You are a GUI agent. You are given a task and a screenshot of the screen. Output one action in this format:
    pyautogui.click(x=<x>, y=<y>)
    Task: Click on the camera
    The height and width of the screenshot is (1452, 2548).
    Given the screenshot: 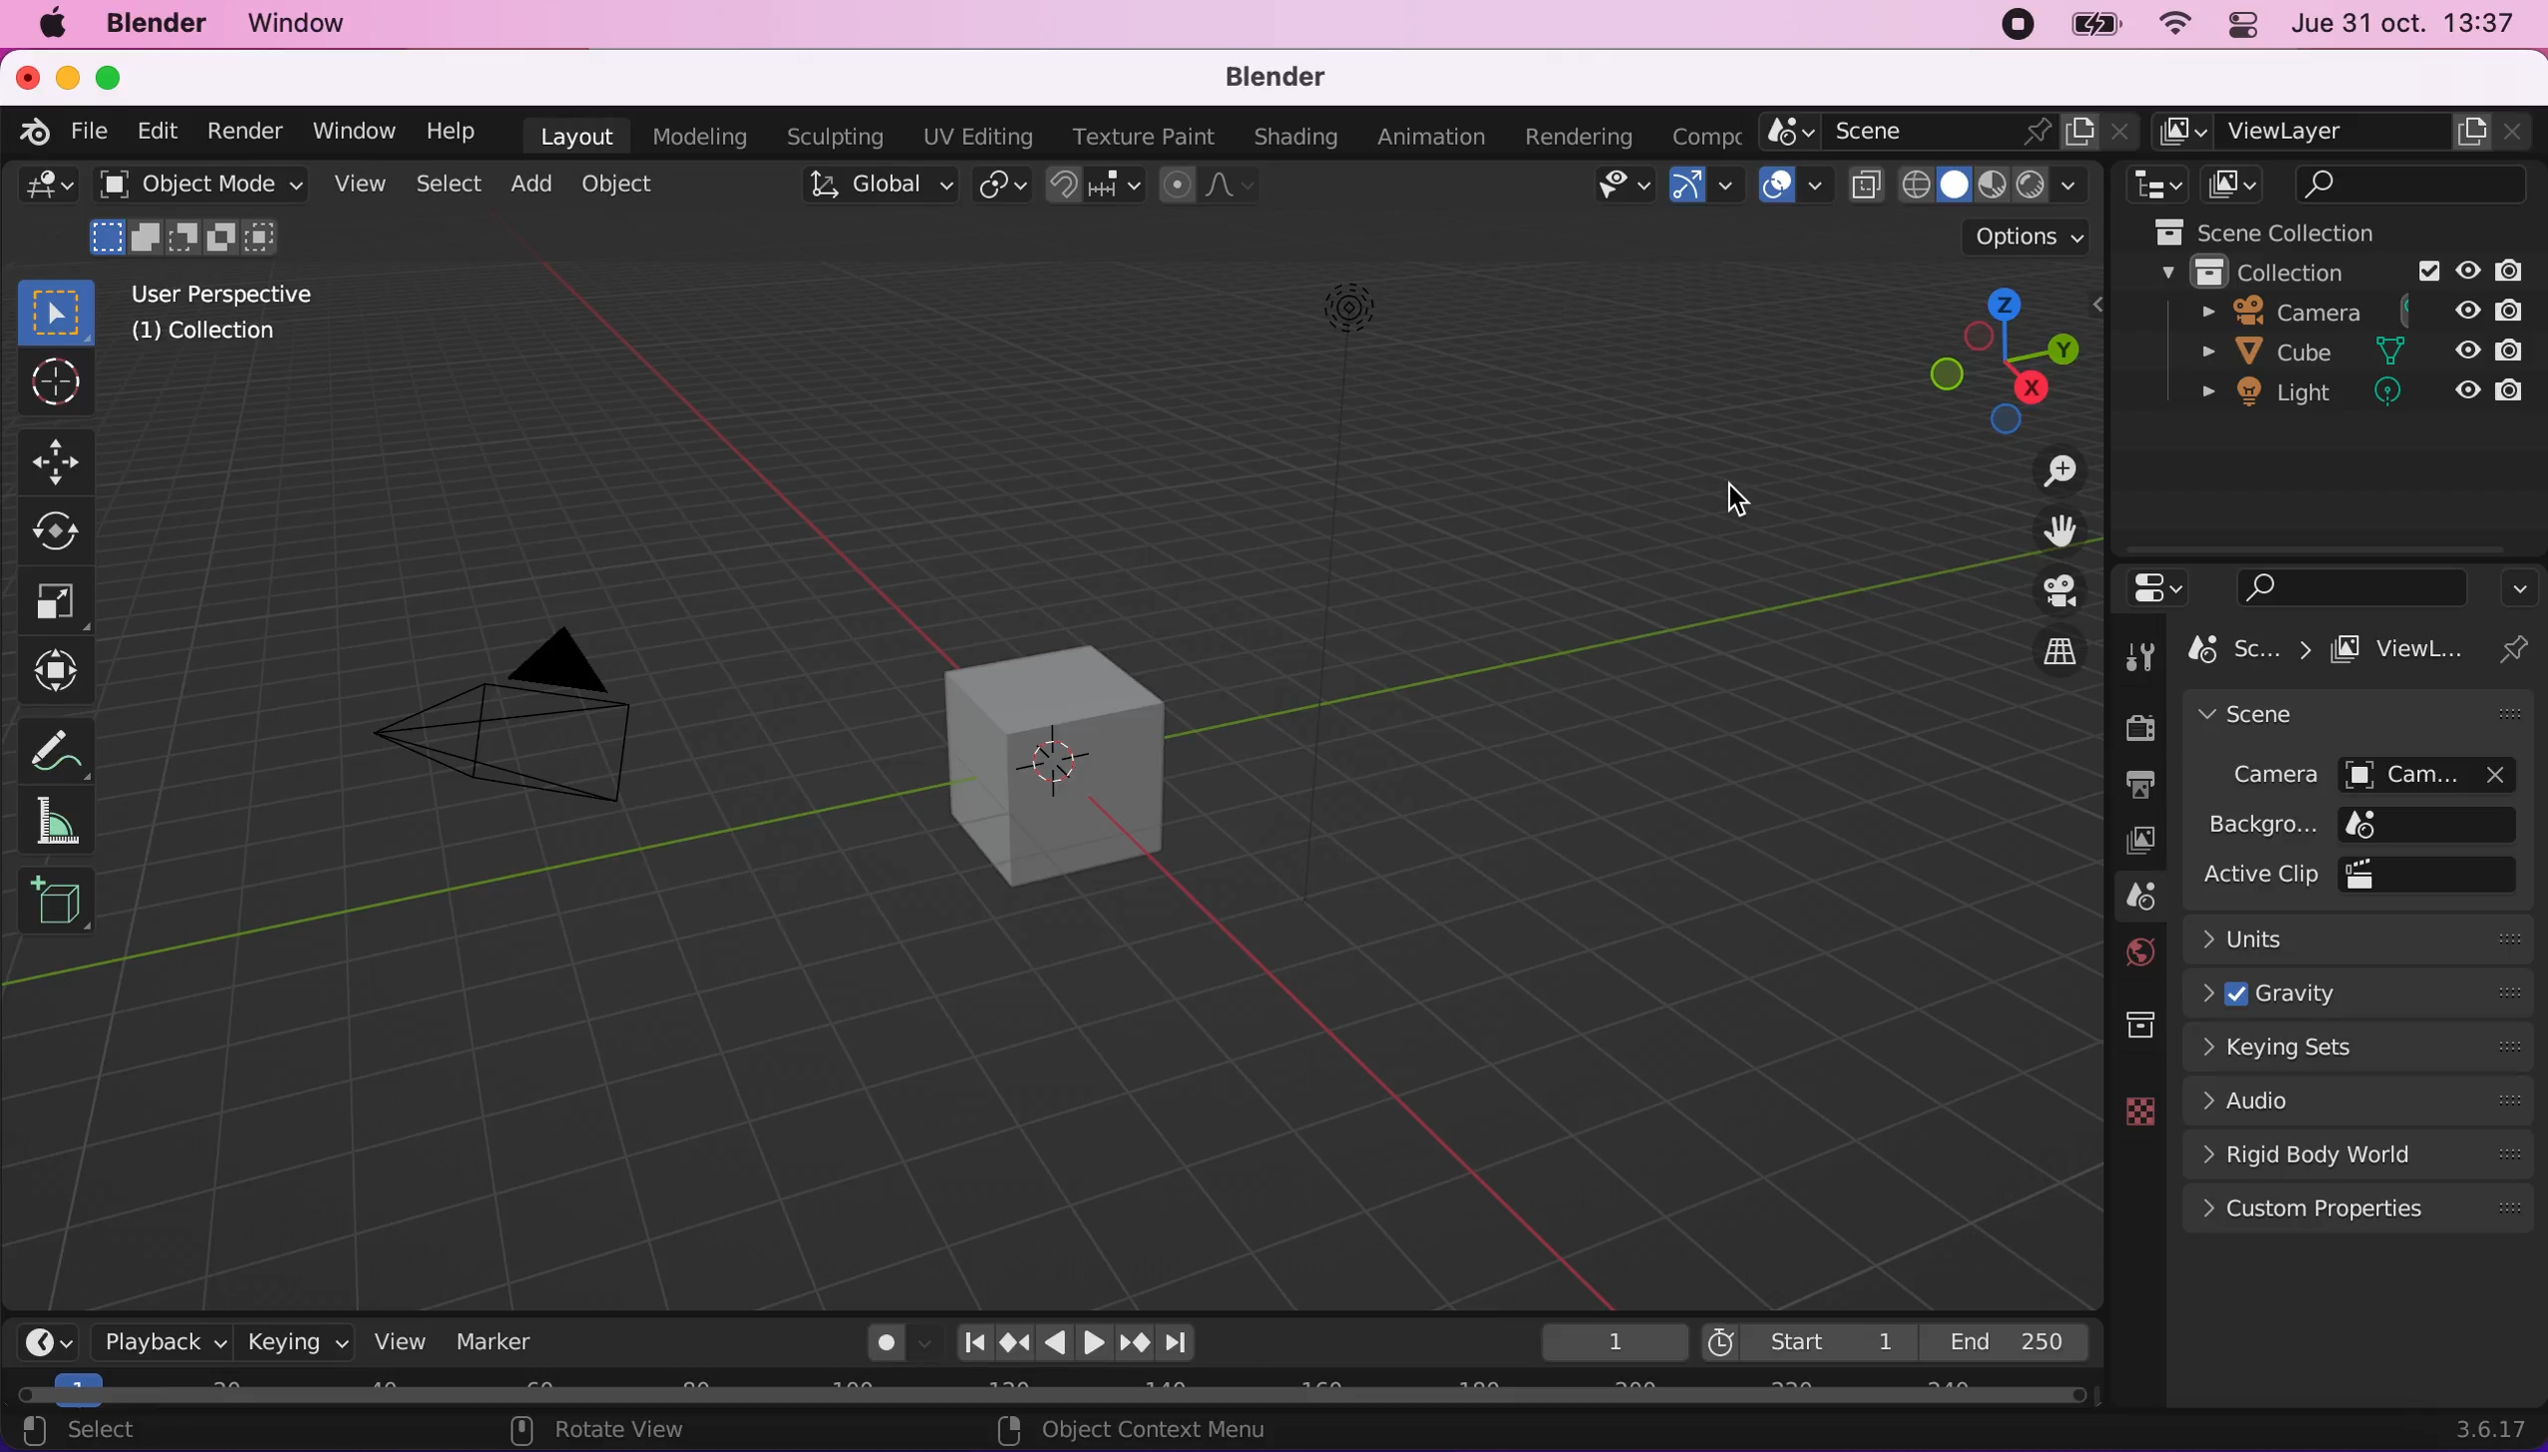 What is the action you would take?
    pyautogui.click(x=2362, y=773)
    